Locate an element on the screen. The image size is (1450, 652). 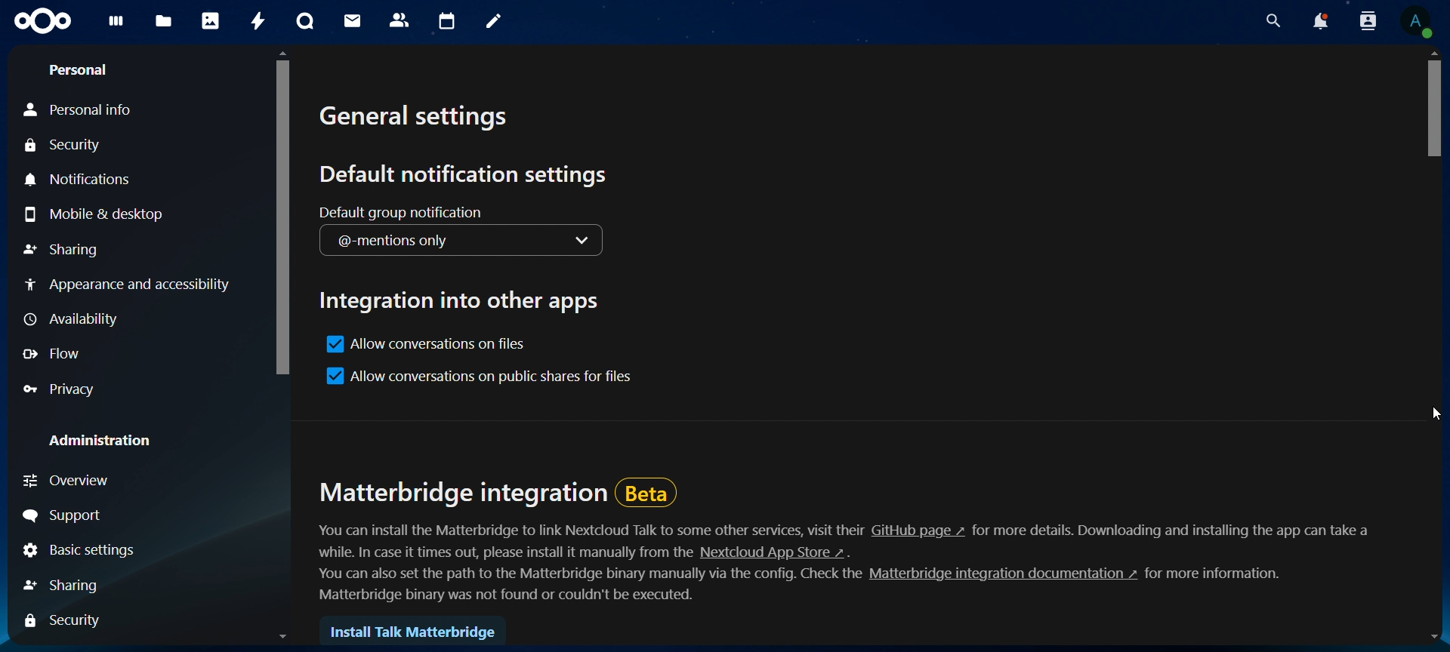
Privacy is located at coordinates (119, 391).